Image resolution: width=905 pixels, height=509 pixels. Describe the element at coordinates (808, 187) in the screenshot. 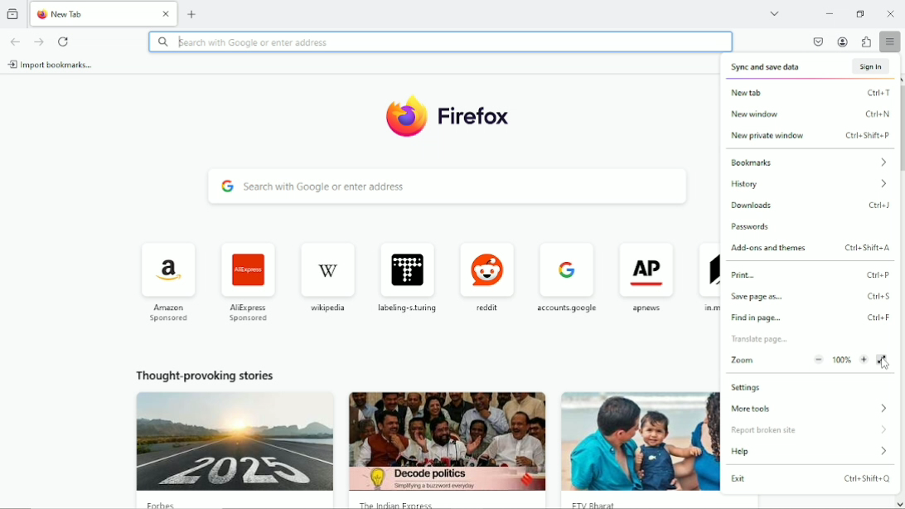

I see `history` at that location.